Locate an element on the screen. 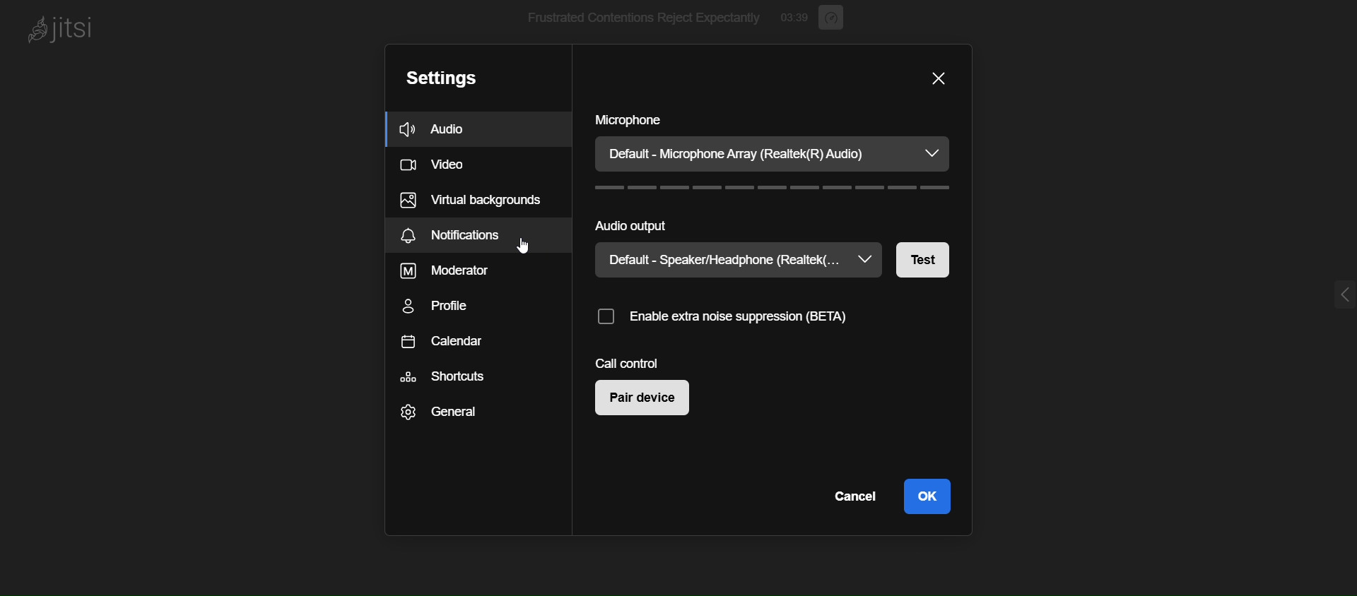 The width and height of the screenshot is (1357, 596). microphone is located at coordinates (638, 121).